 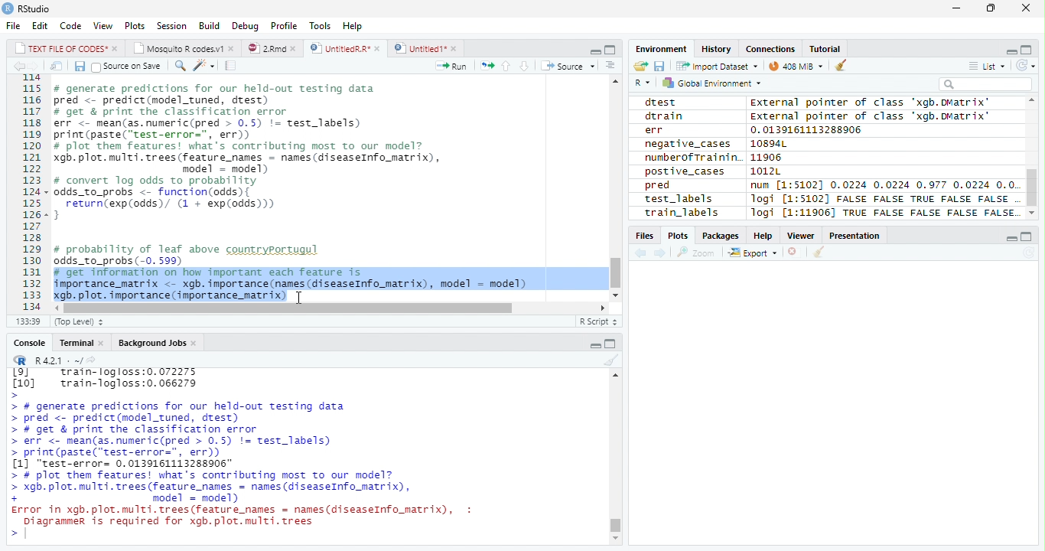 What do you see at coordinates (761, 235) in the screenshot?
I see `Help` at bounding box center [761, 235].